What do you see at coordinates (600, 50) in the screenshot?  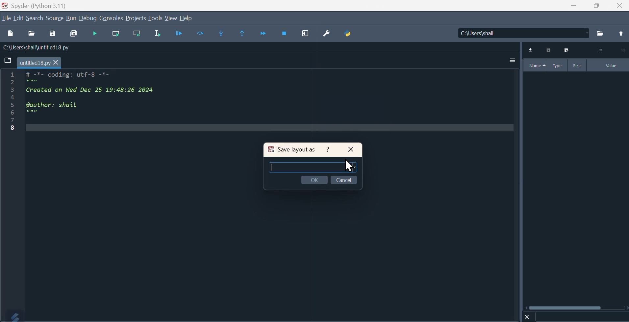 I see `More` at bounding box center [600, 50].